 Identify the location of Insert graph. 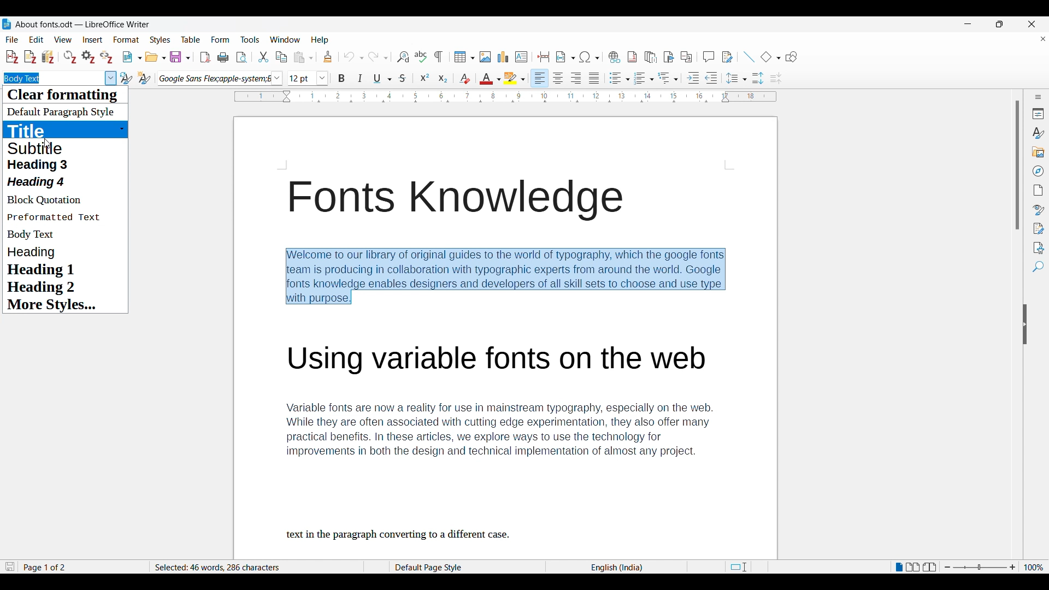
(503, 56).